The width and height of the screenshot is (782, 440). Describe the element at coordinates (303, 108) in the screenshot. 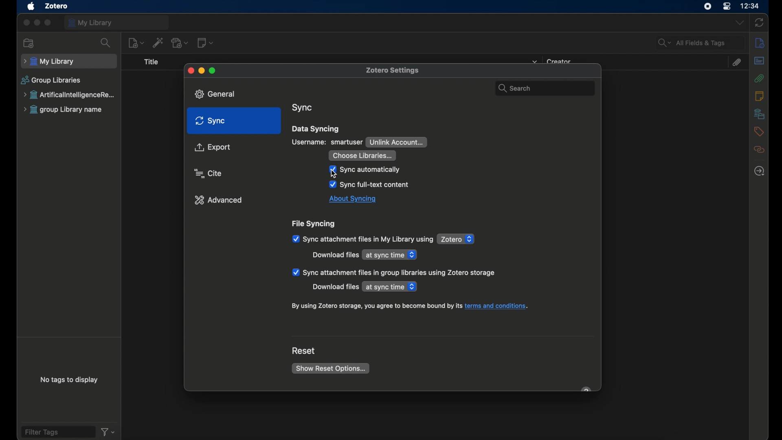

I see `sync` at that location.